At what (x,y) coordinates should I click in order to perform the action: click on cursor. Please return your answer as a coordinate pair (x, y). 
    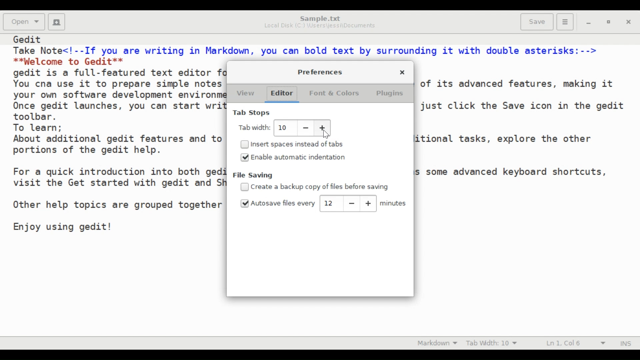
    Looking at the image, I should click on (326, 135).